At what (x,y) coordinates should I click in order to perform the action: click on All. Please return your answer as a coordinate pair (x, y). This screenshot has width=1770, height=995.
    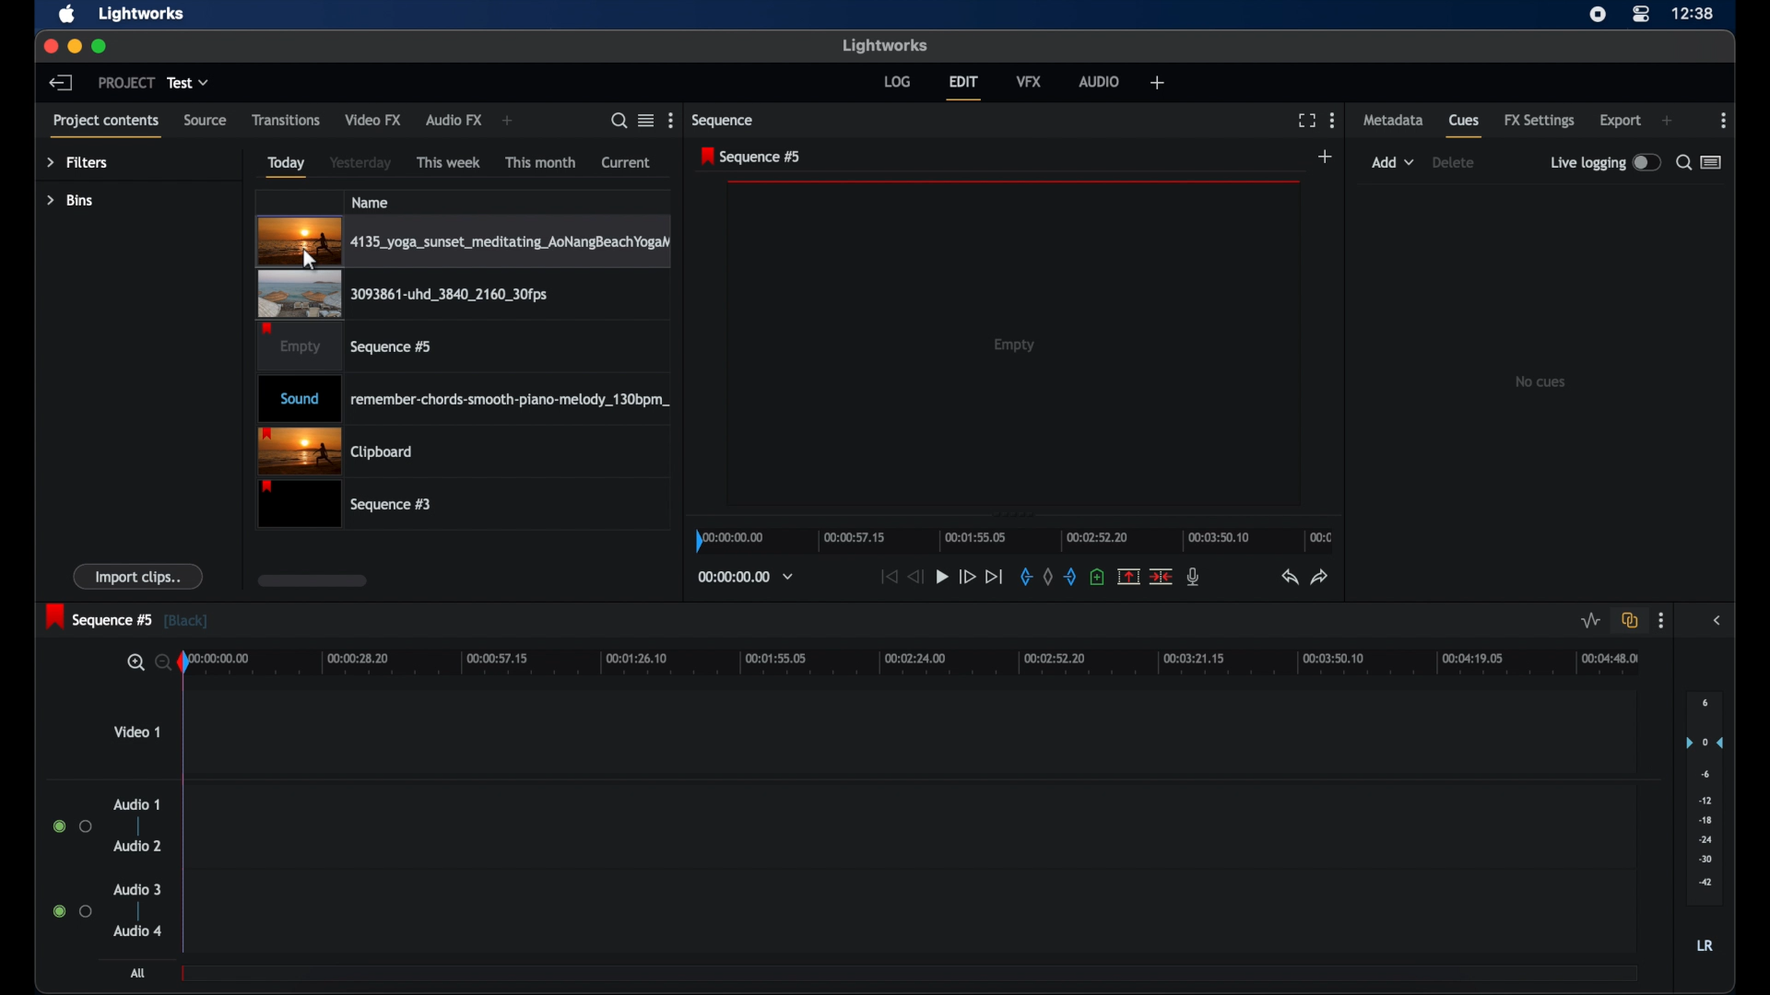
    Looking at the image, I should click on (136, 972).